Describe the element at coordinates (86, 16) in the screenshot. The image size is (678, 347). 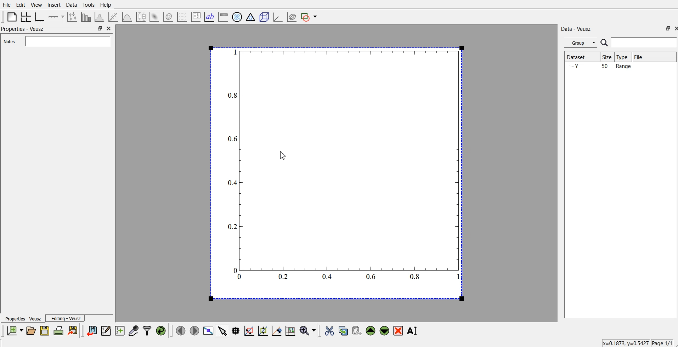
I see `bar chart` at that location.